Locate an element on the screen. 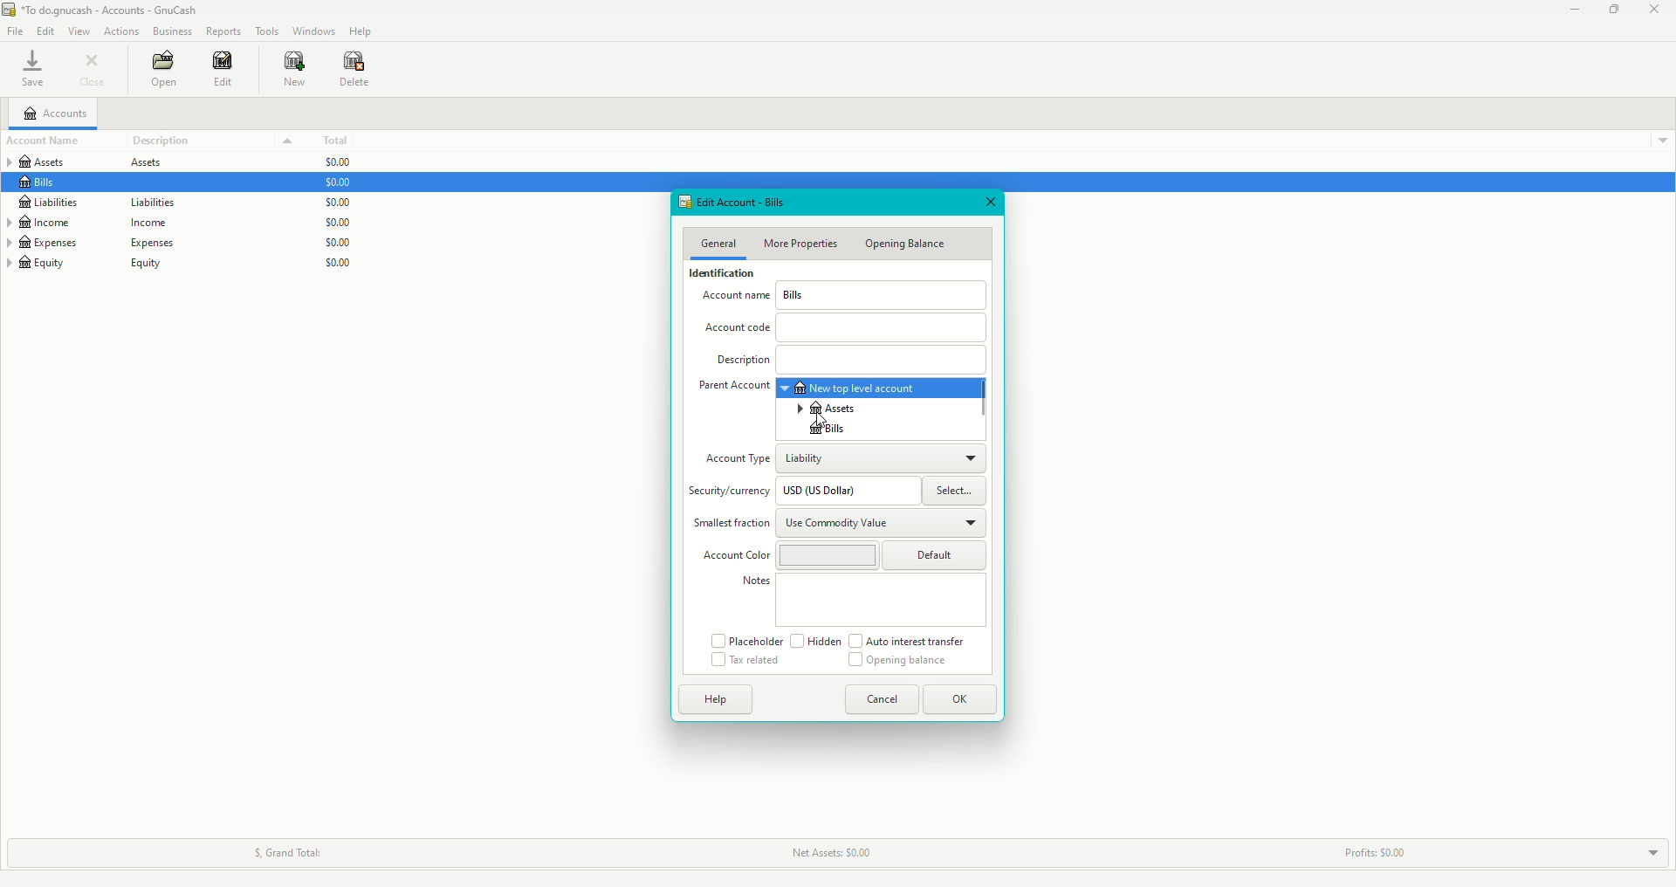 The width and height of the screenshot is (1676, 887). Windows is located at coordinates (314, 31).